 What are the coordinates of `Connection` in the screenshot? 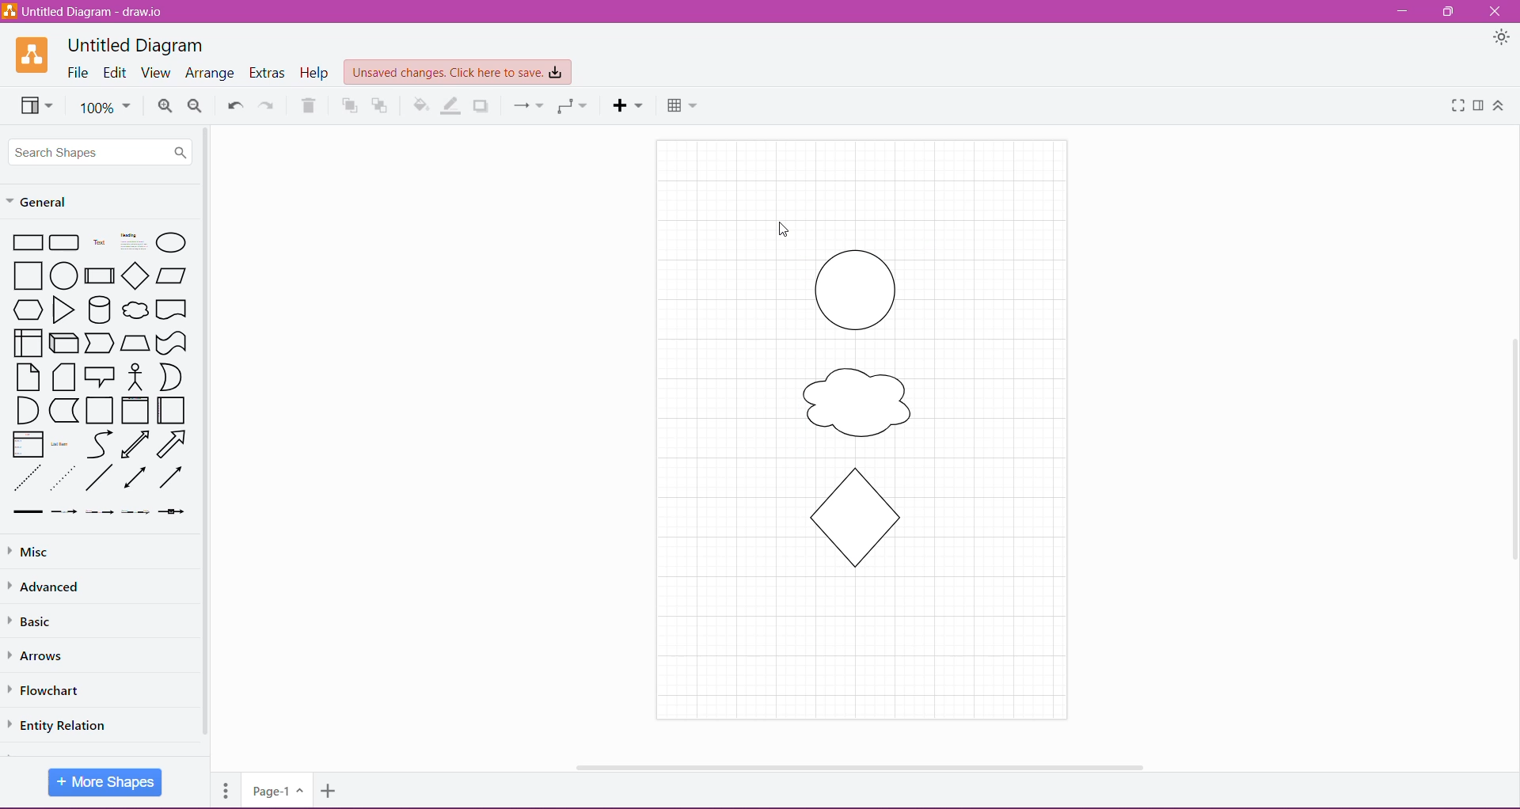 It's located at (525, 104).